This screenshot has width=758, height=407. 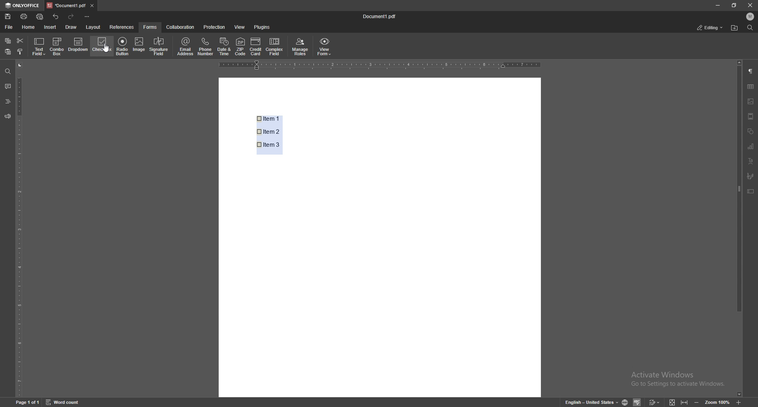 What do you see at coordinates (717, 6) in the screenshot?
I see `minimize` at bounding box center [717, 6].